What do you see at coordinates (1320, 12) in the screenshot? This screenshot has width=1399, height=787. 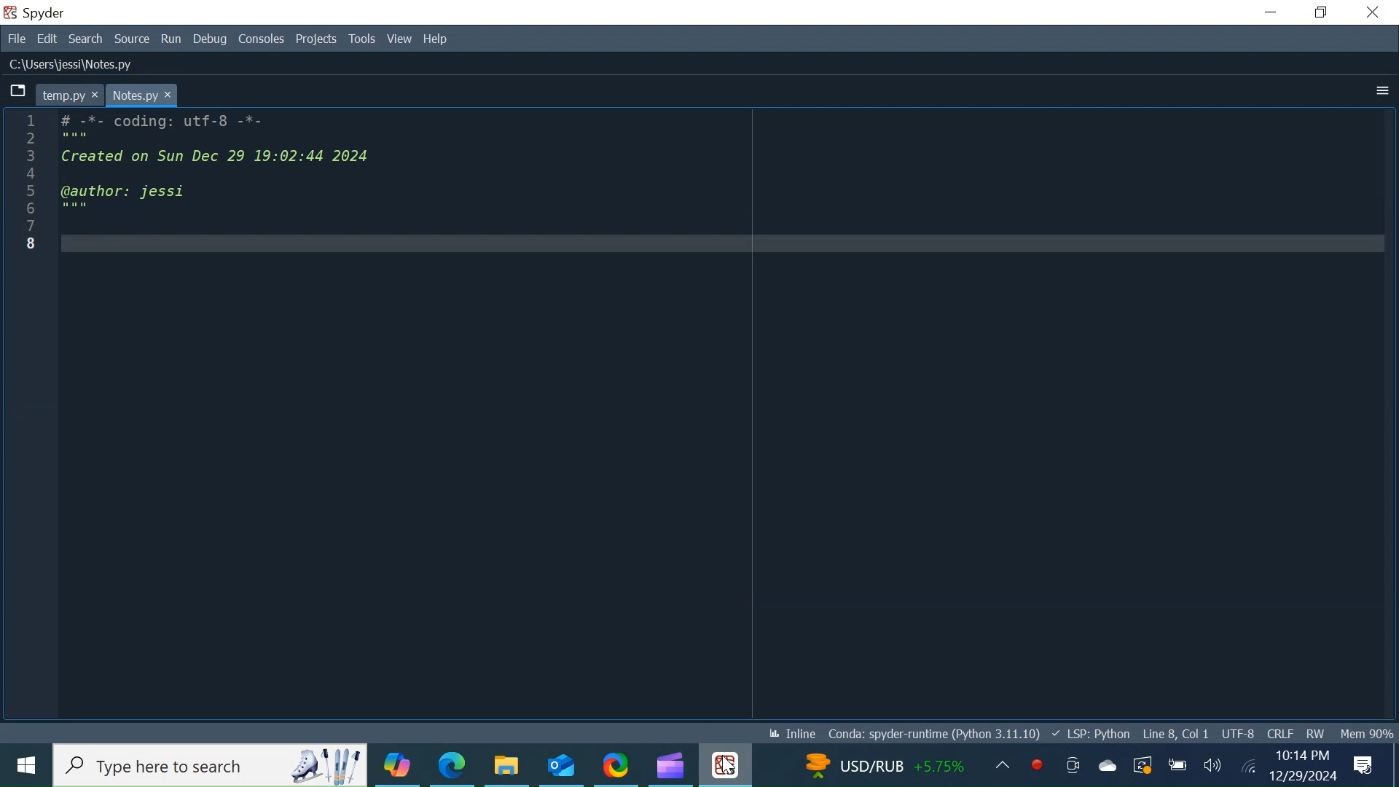 I see `Restore` at bounding box center [1320, 12].